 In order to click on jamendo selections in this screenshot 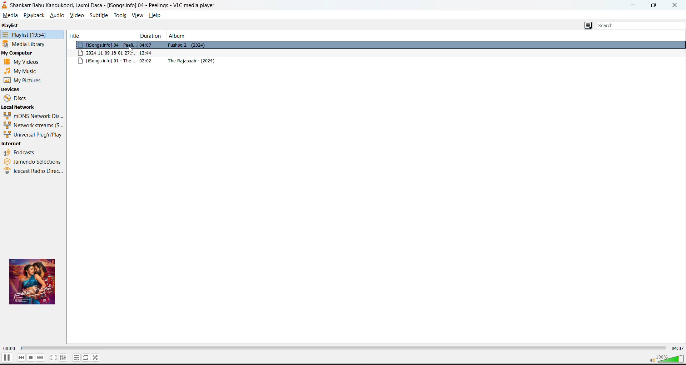, I will do `click(34, 161)`.